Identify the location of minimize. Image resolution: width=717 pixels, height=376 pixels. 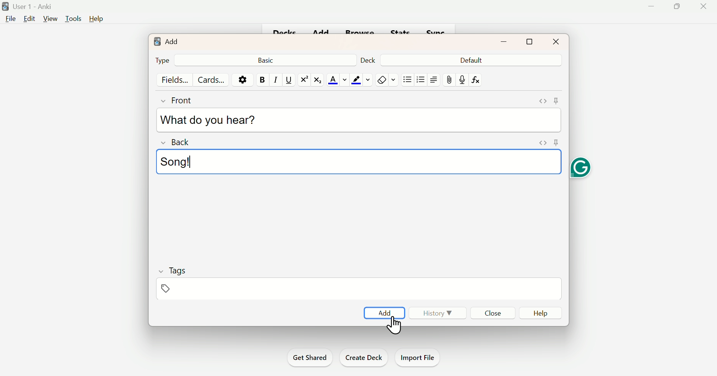
(503, 42).